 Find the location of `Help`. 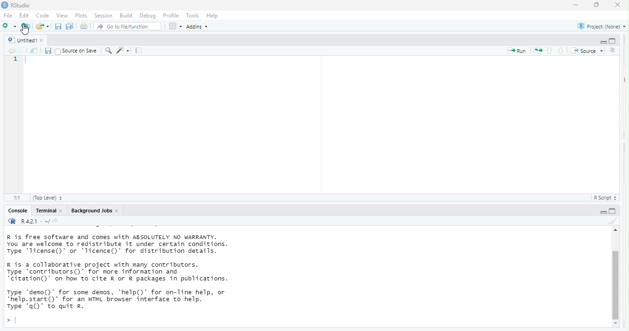

Help is located at coordinates (213, 15).